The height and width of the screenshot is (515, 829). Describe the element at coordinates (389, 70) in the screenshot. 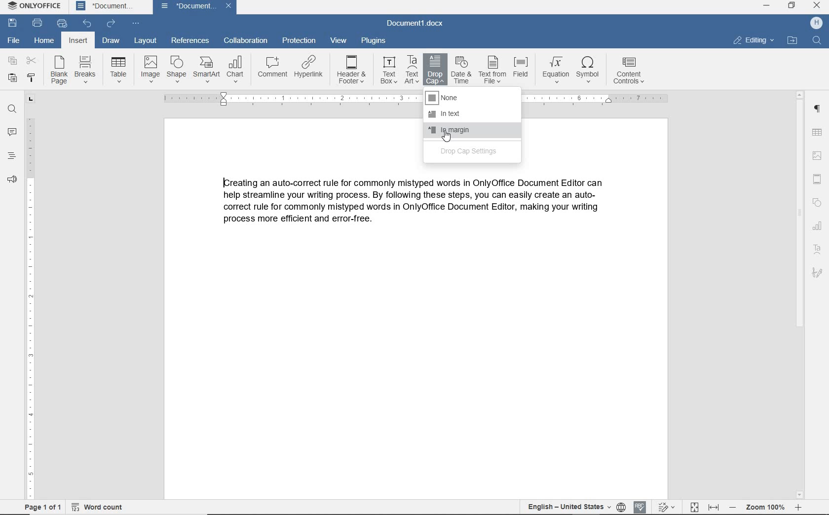

I see `text box` at that location.